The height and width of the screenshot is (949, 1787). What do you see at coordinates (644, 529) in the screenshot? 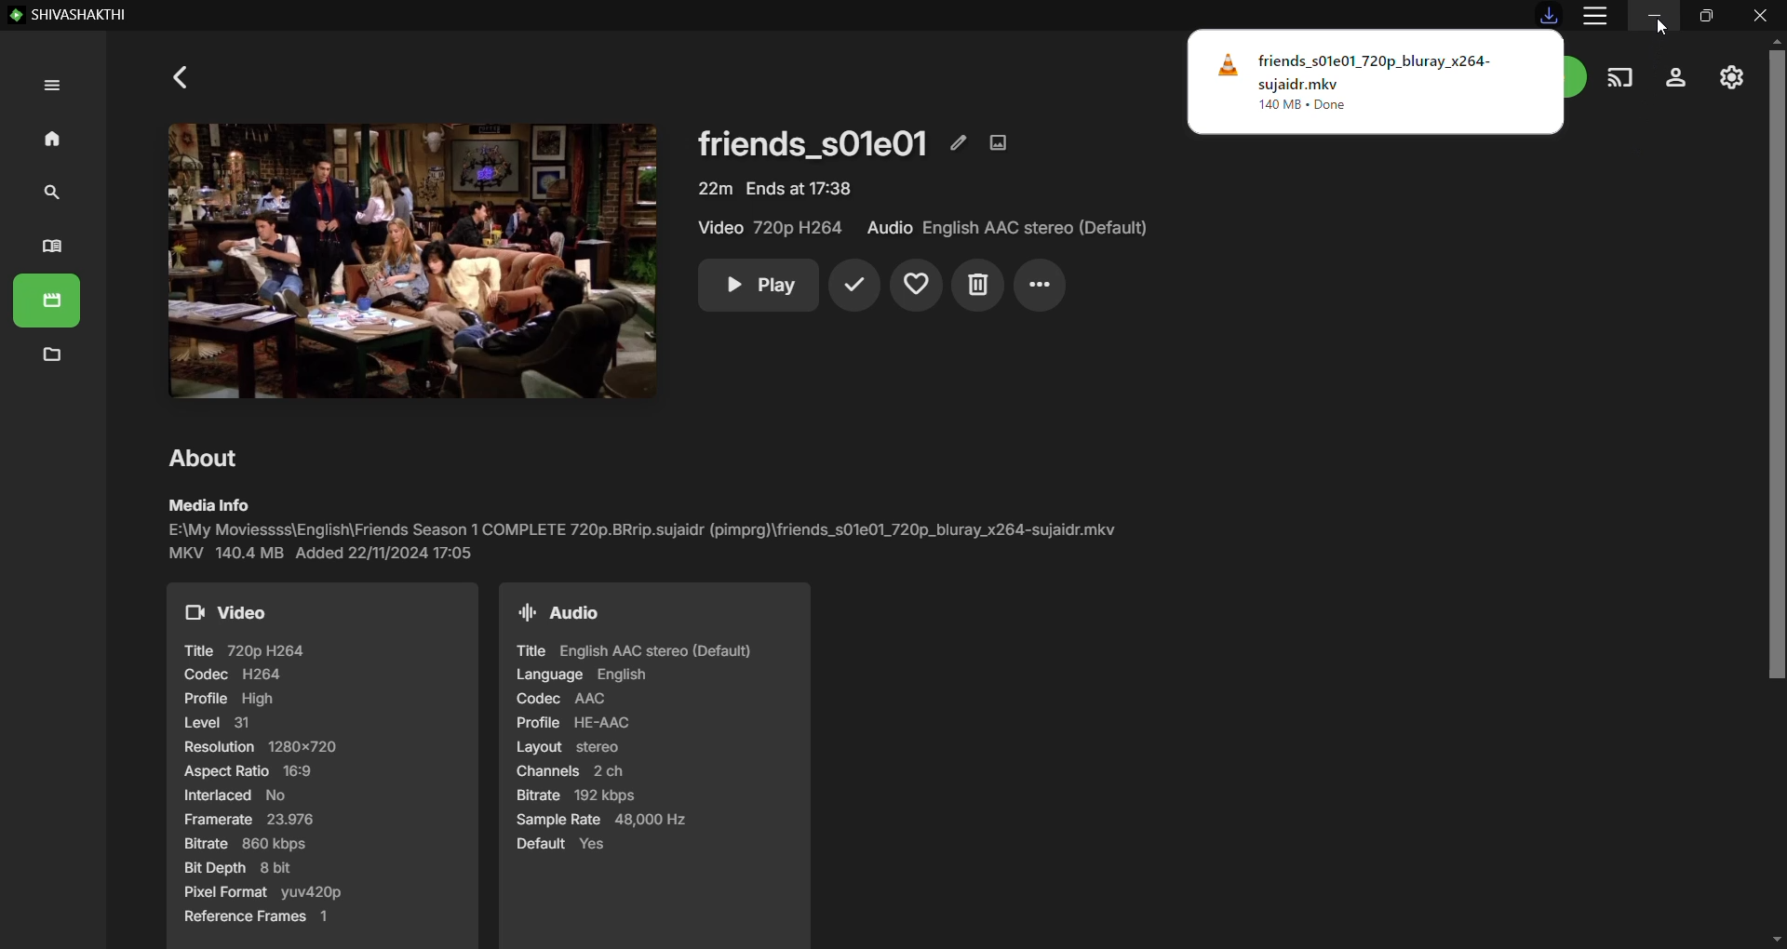
I see `Media Info` at bounding box center [644, 529].